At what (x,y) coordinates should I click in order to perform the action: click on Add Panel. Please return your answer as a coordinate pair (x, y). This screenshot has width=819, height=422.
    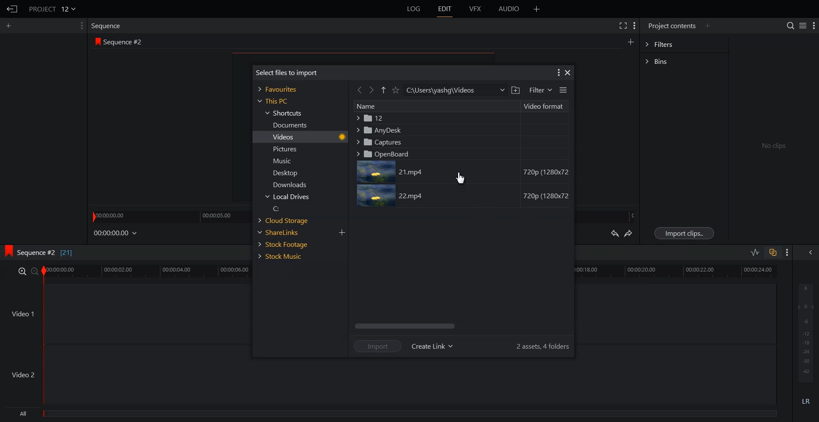
    Looking at the image, I should click on (709, 26).